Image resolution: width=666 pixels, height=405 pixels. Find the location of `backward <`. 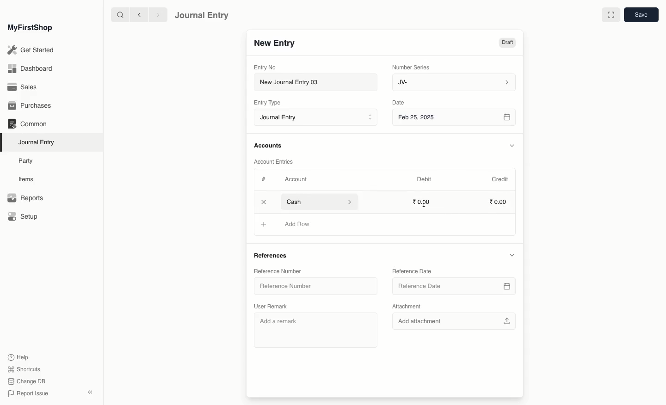

backward < is located at coordinates (137, 15).